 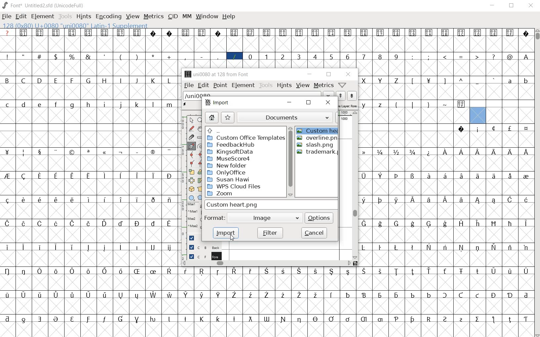 What do you see at coordinates (226, 233) in the screenshot?
I see `import` at bounding box center [226, 233].